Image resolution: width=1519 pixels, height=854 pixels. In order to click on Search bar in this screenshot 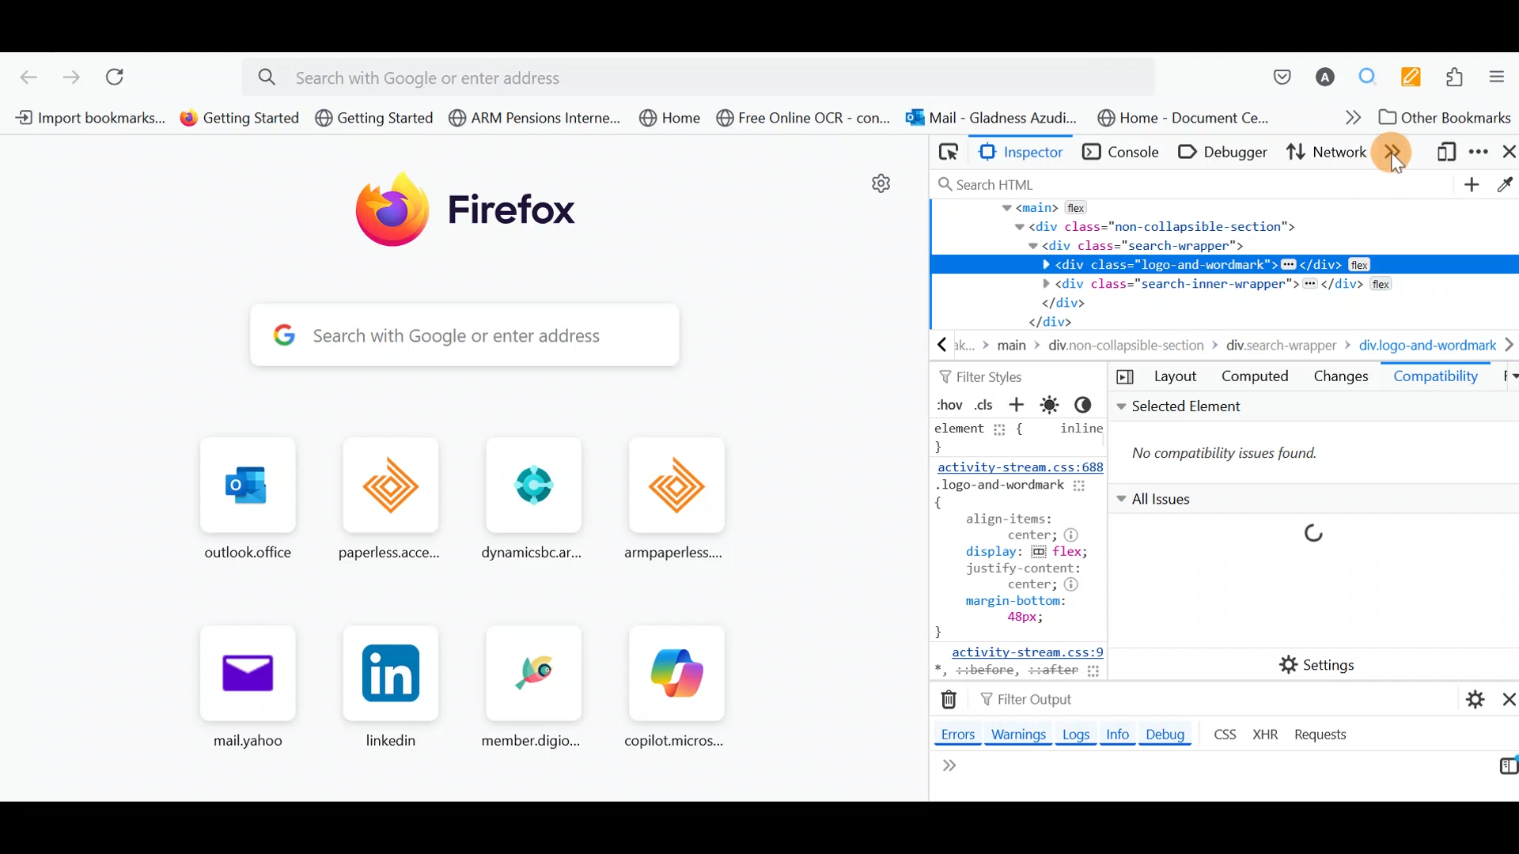, I will do `click(1195, 184)`.